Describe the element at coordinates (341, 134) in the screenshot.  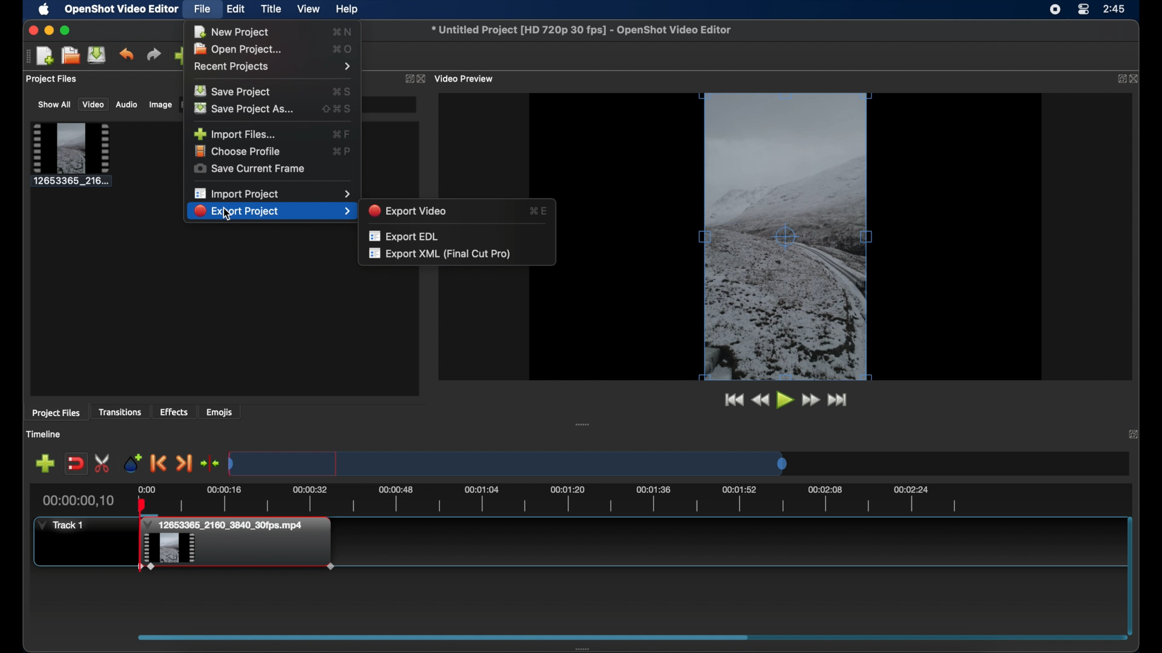
I see `import files shortcut` at that location.